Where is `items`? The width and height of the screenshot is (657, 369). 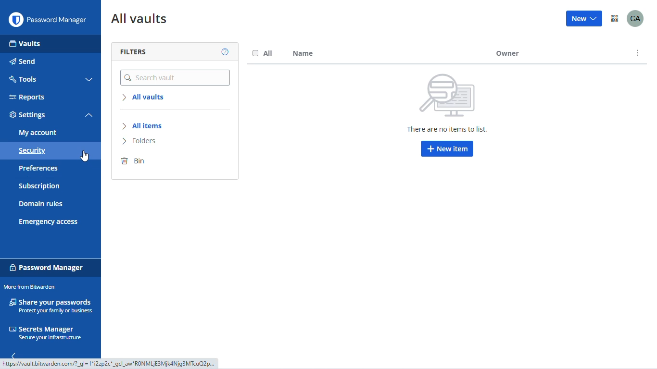
items is located at coordinates (453, 94).